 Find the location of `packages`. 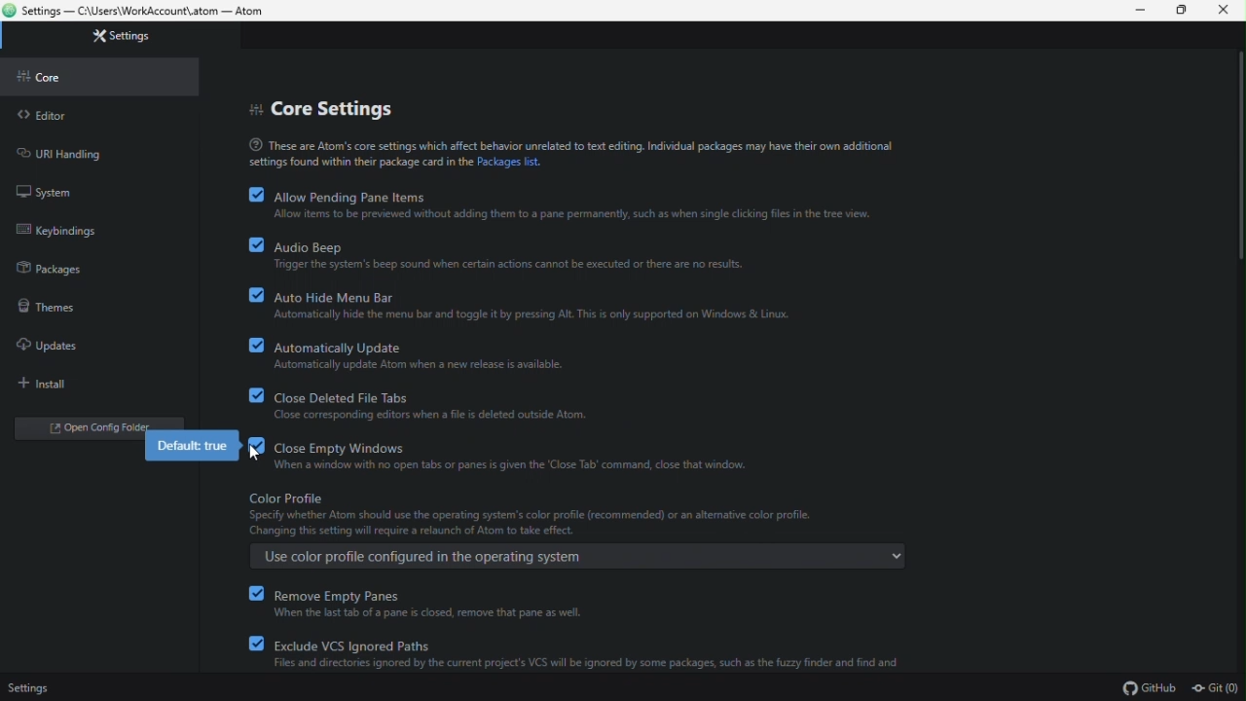

packages is located at coordinates (47, 267).